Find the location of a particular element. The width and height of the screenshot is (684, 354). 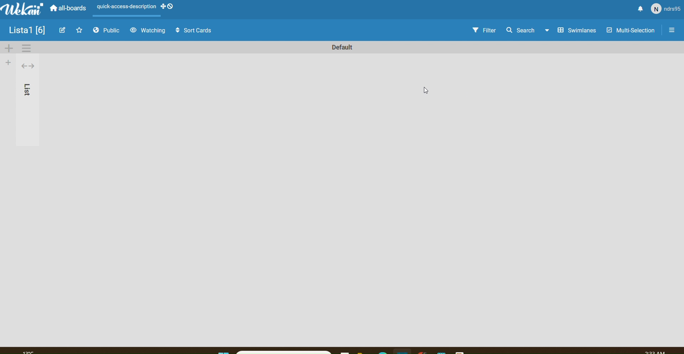

Settings is located at coordinates (674, 32).